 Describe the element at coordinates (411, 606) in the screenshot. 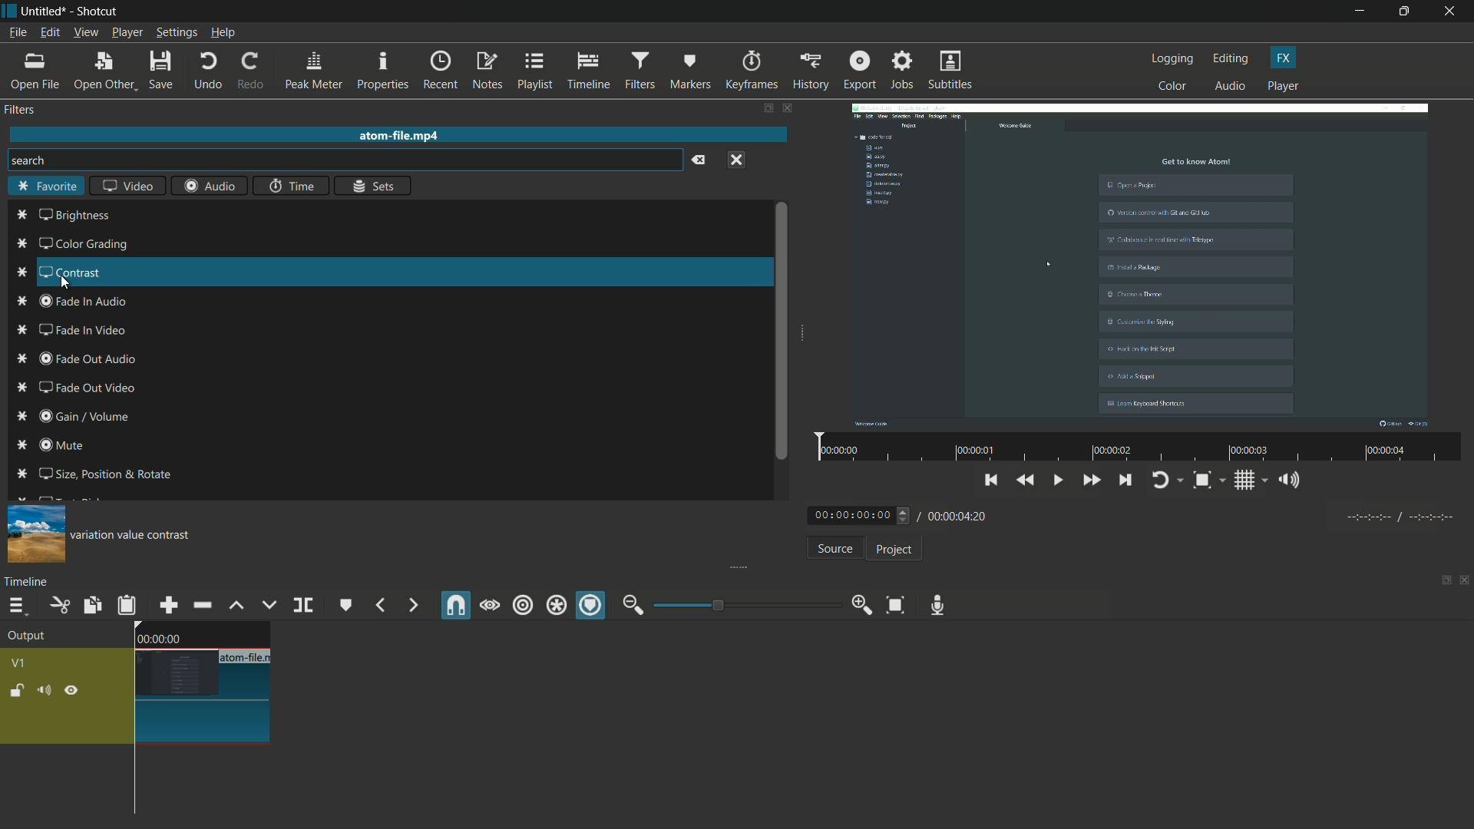

I see `next marker` at that location.